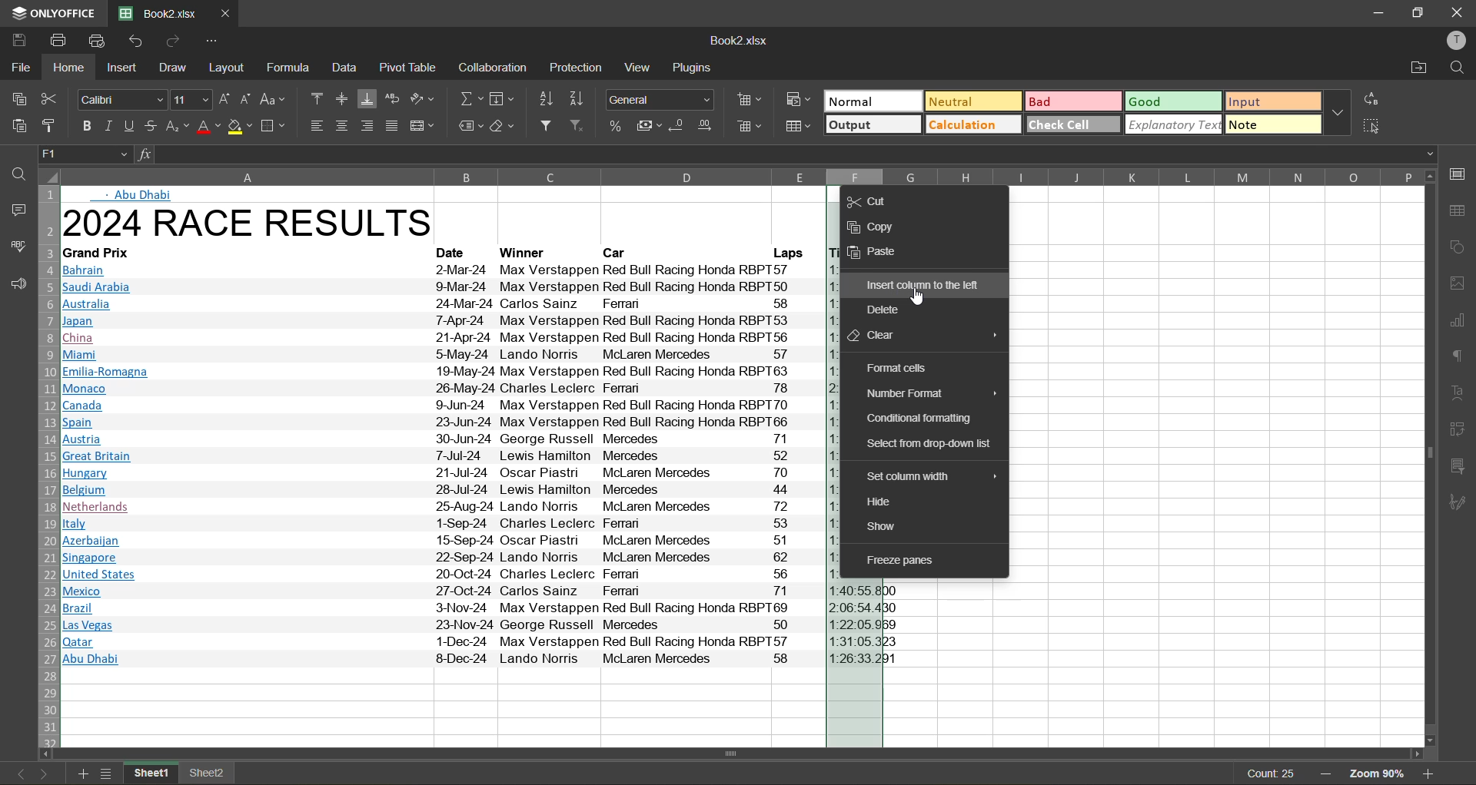 This screenshot has height=785, width=1476. I want to click on number format, so click(660, 98).